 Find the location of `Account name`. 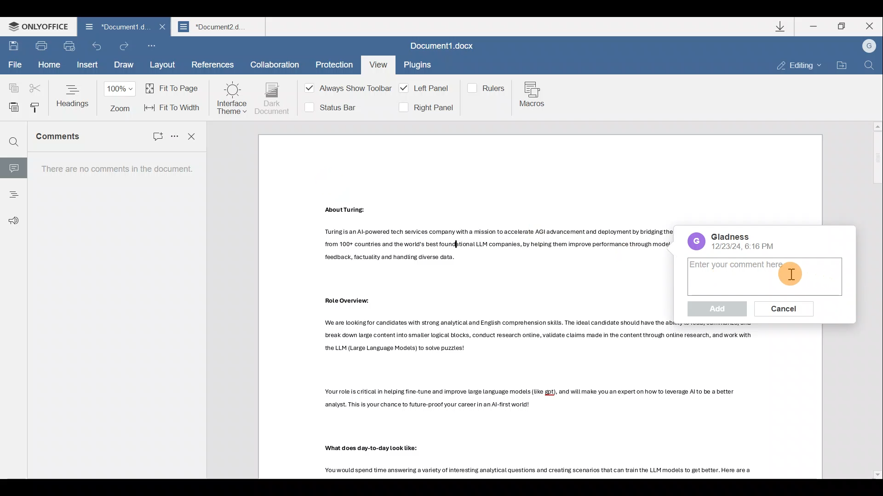

Account name is located at coordinates (869, 46).